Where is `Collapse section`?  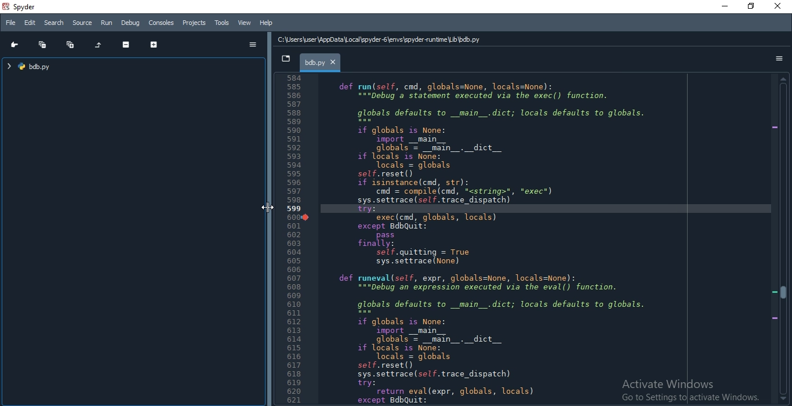
Collapse section is located at coordinates (126, 44).